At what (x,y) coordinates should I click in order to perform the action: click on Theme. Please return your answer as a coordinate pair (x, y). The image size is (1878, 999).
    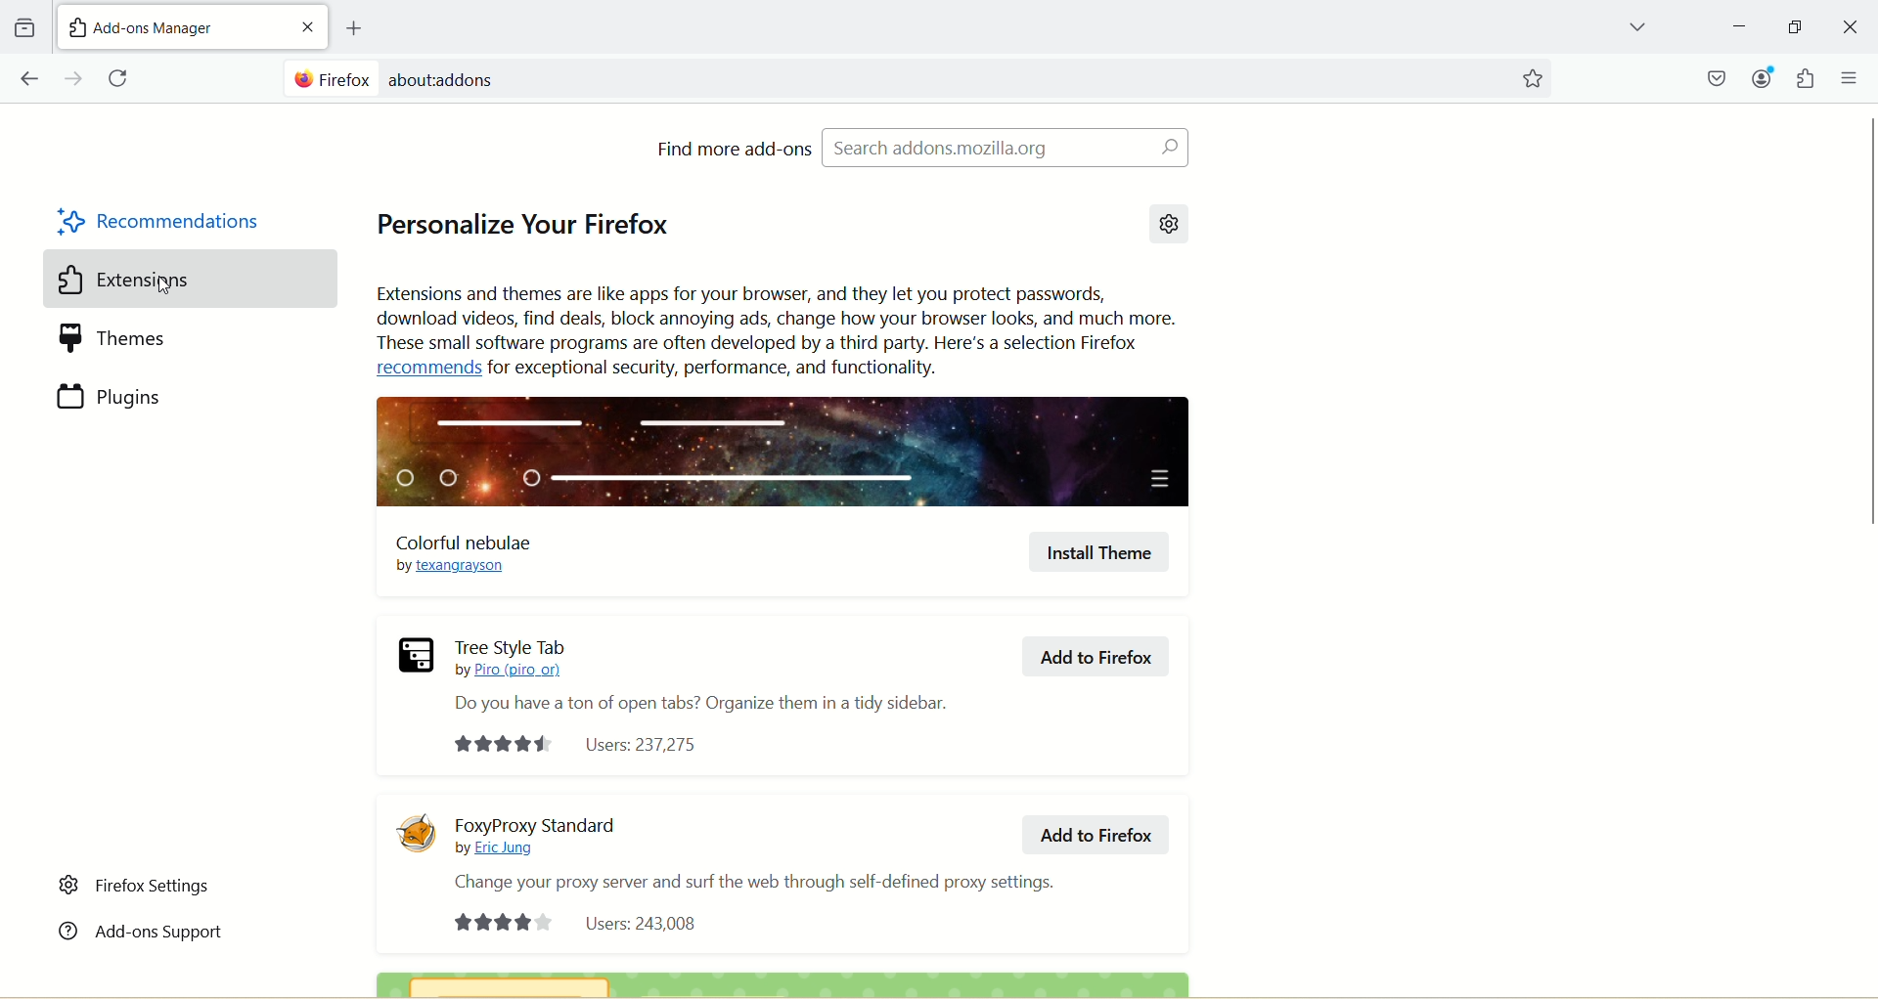
    Looking at the image, I should click on (165, 339).